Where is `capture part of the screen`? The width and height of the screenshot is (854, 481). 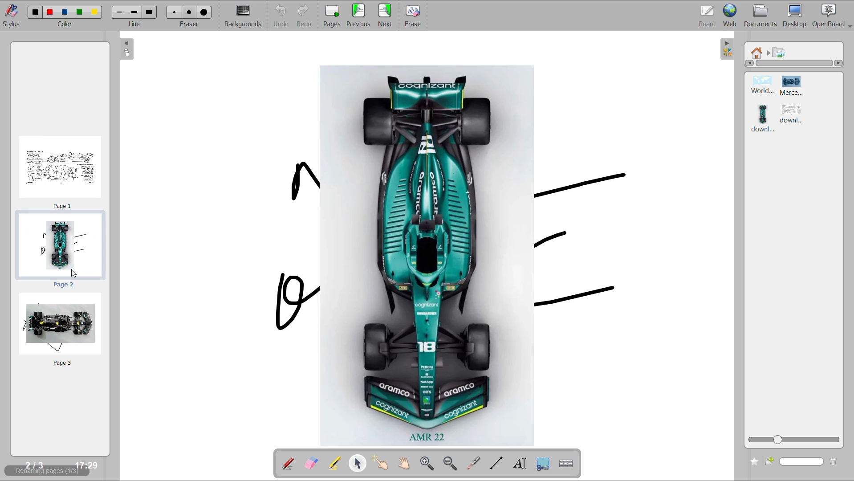
capture part of the screen is located at coordinates (544, 463).